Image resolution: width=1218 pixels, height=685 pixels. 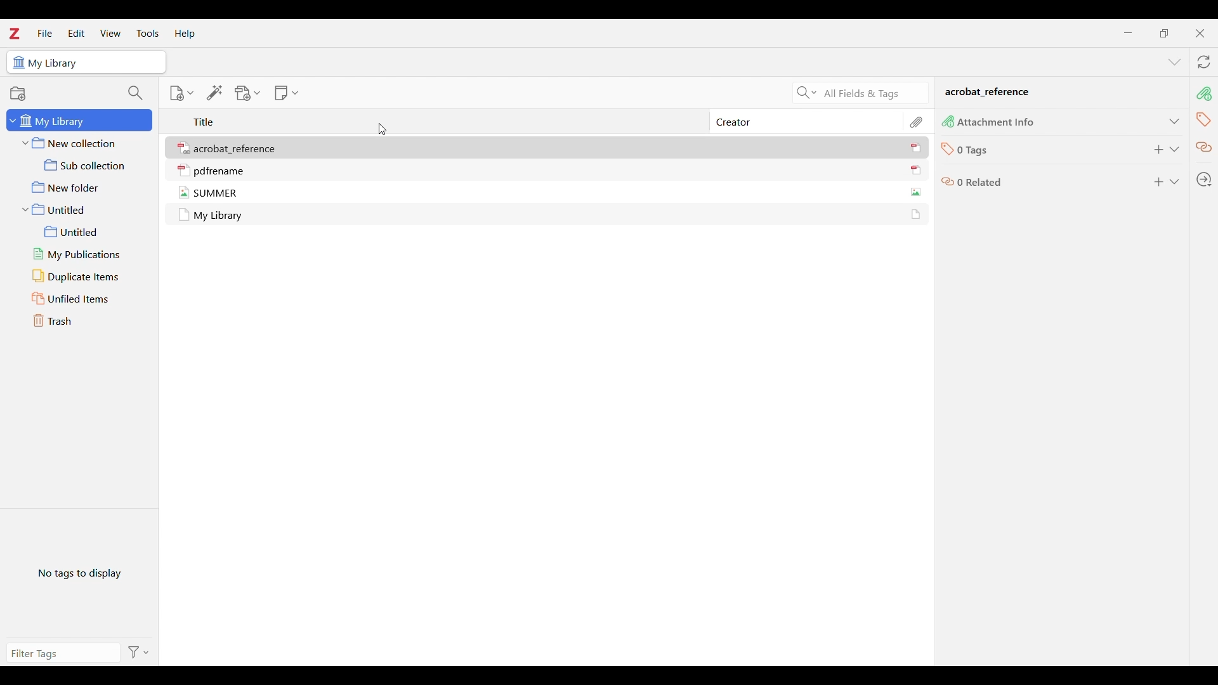 I want to click on icon, so click(x=18, y=63).